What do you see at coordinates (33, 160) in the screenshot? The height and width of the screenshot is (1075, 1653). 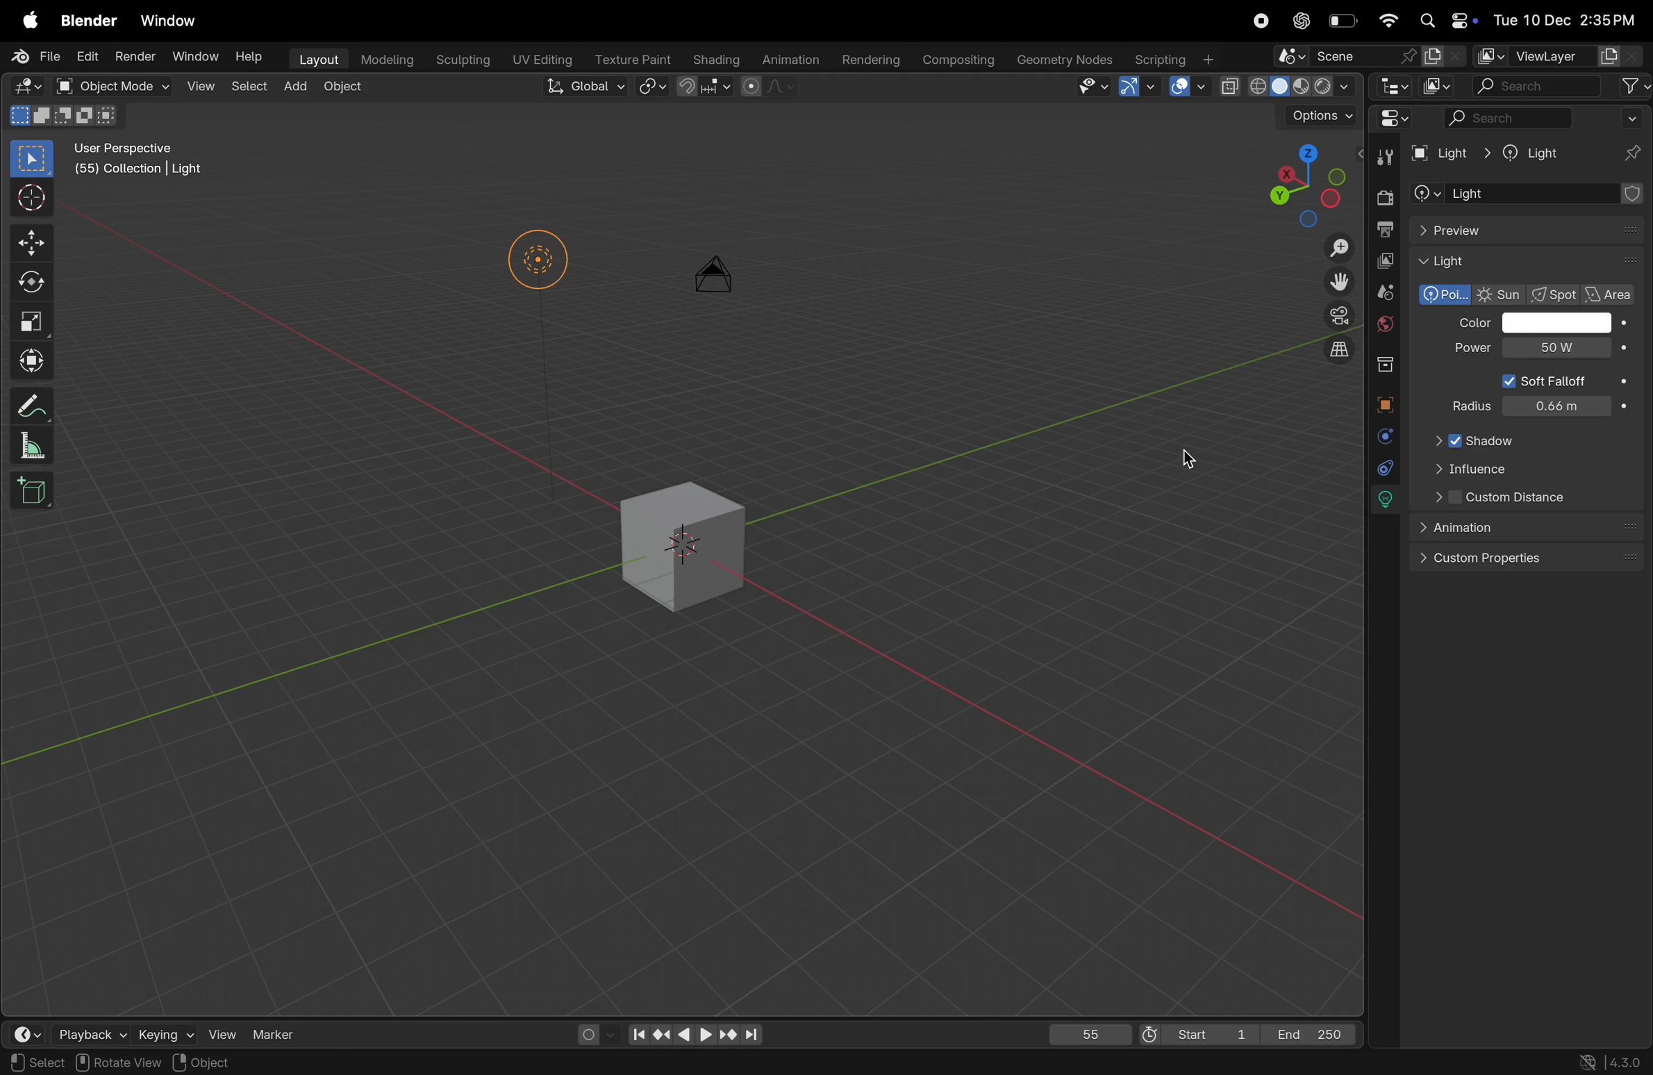 I see `select` at bounding box center [33, 160].